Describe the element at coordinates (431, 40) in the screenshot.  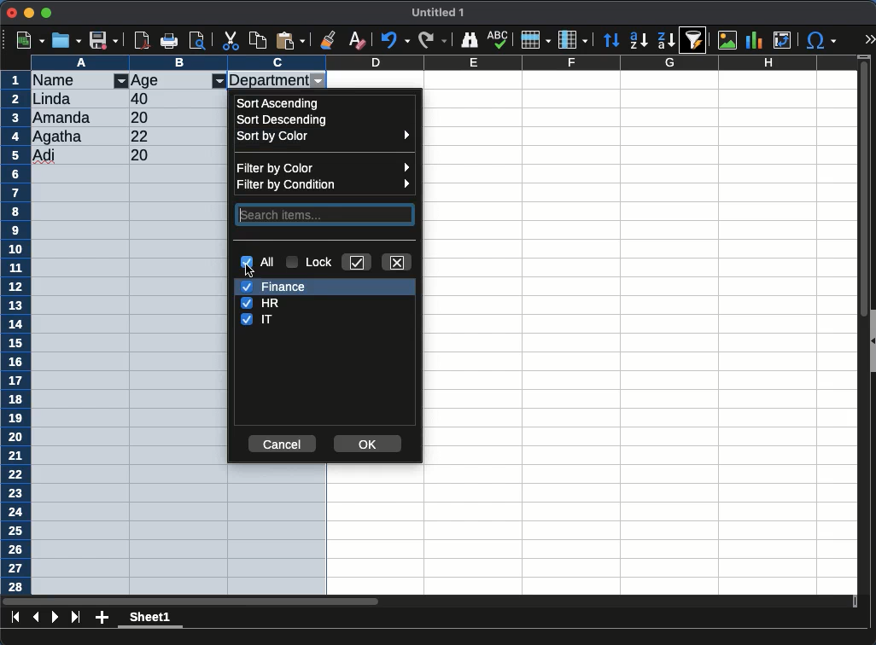
I see `redo` at that location.